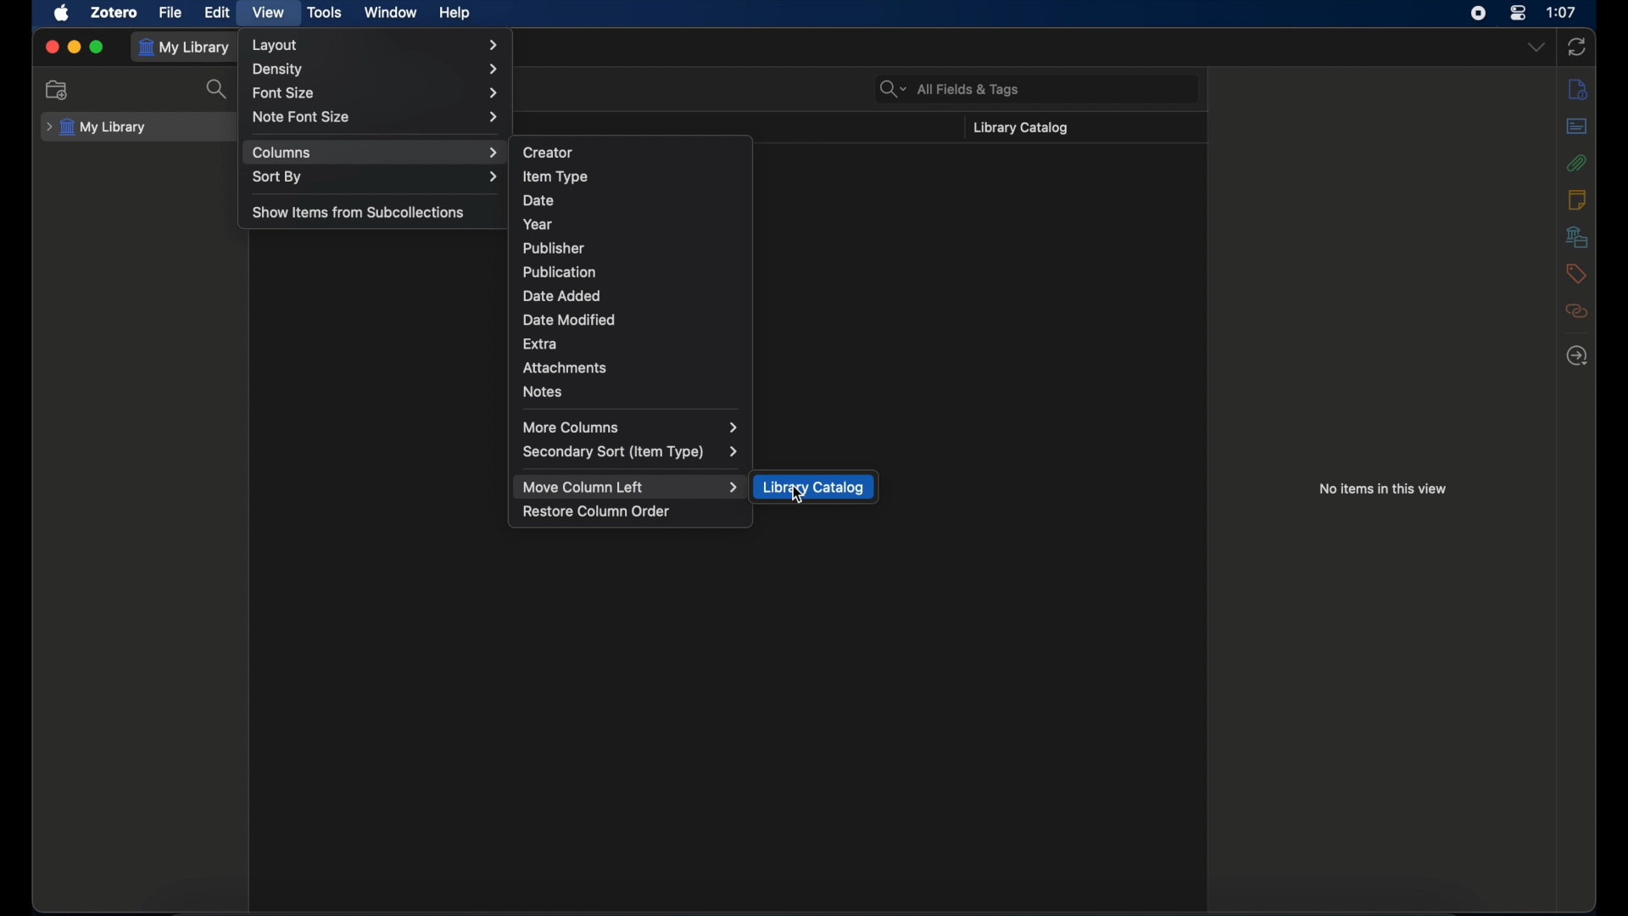 The width and height of the screenshot is (1628, 916). What do you see at coordinates (52, 47) in the screenshot?
I see `close` at bounding box center [52, 47].